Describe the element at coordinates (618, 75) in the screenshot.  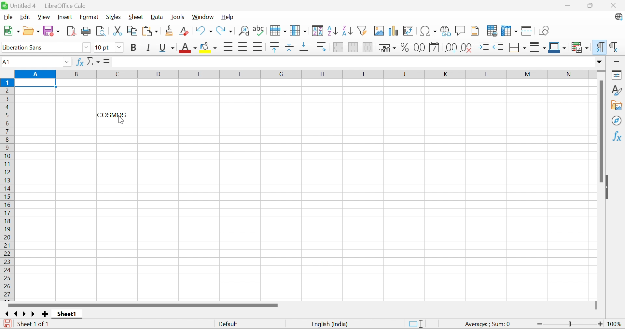
I see `Properties` at that location.